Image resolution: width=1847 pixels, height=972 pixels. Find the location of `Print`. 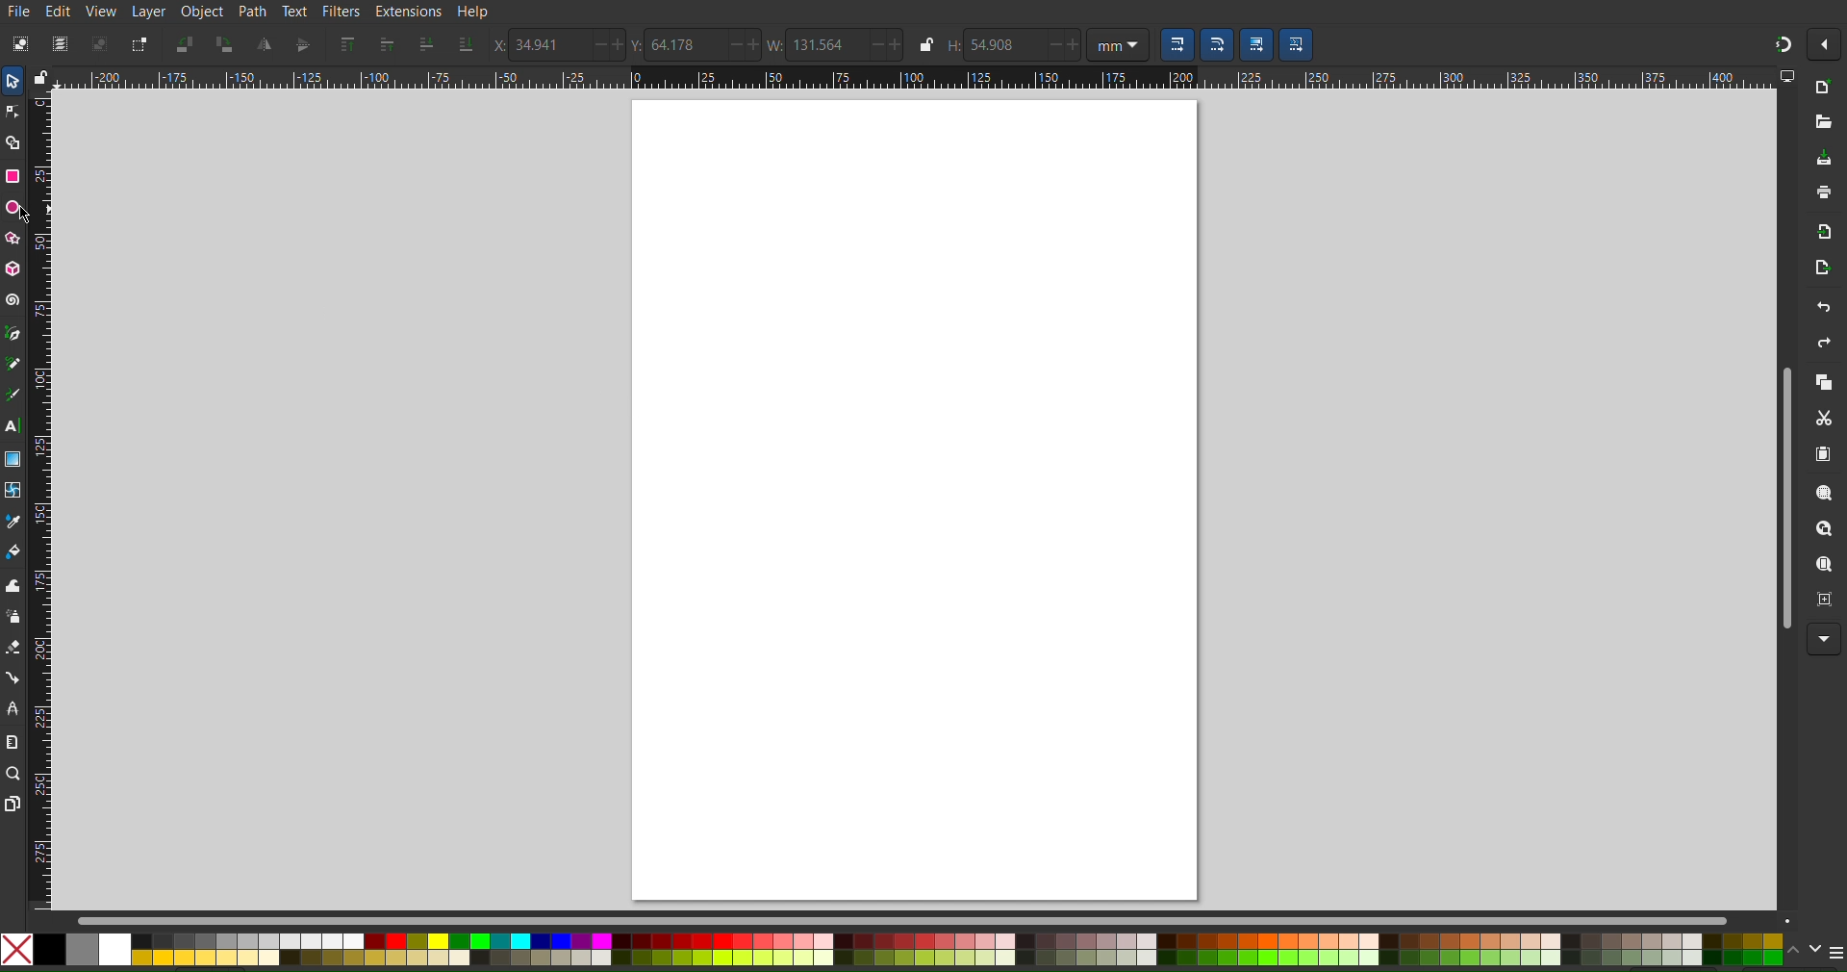

Print is located at coordinates (1822, 194).